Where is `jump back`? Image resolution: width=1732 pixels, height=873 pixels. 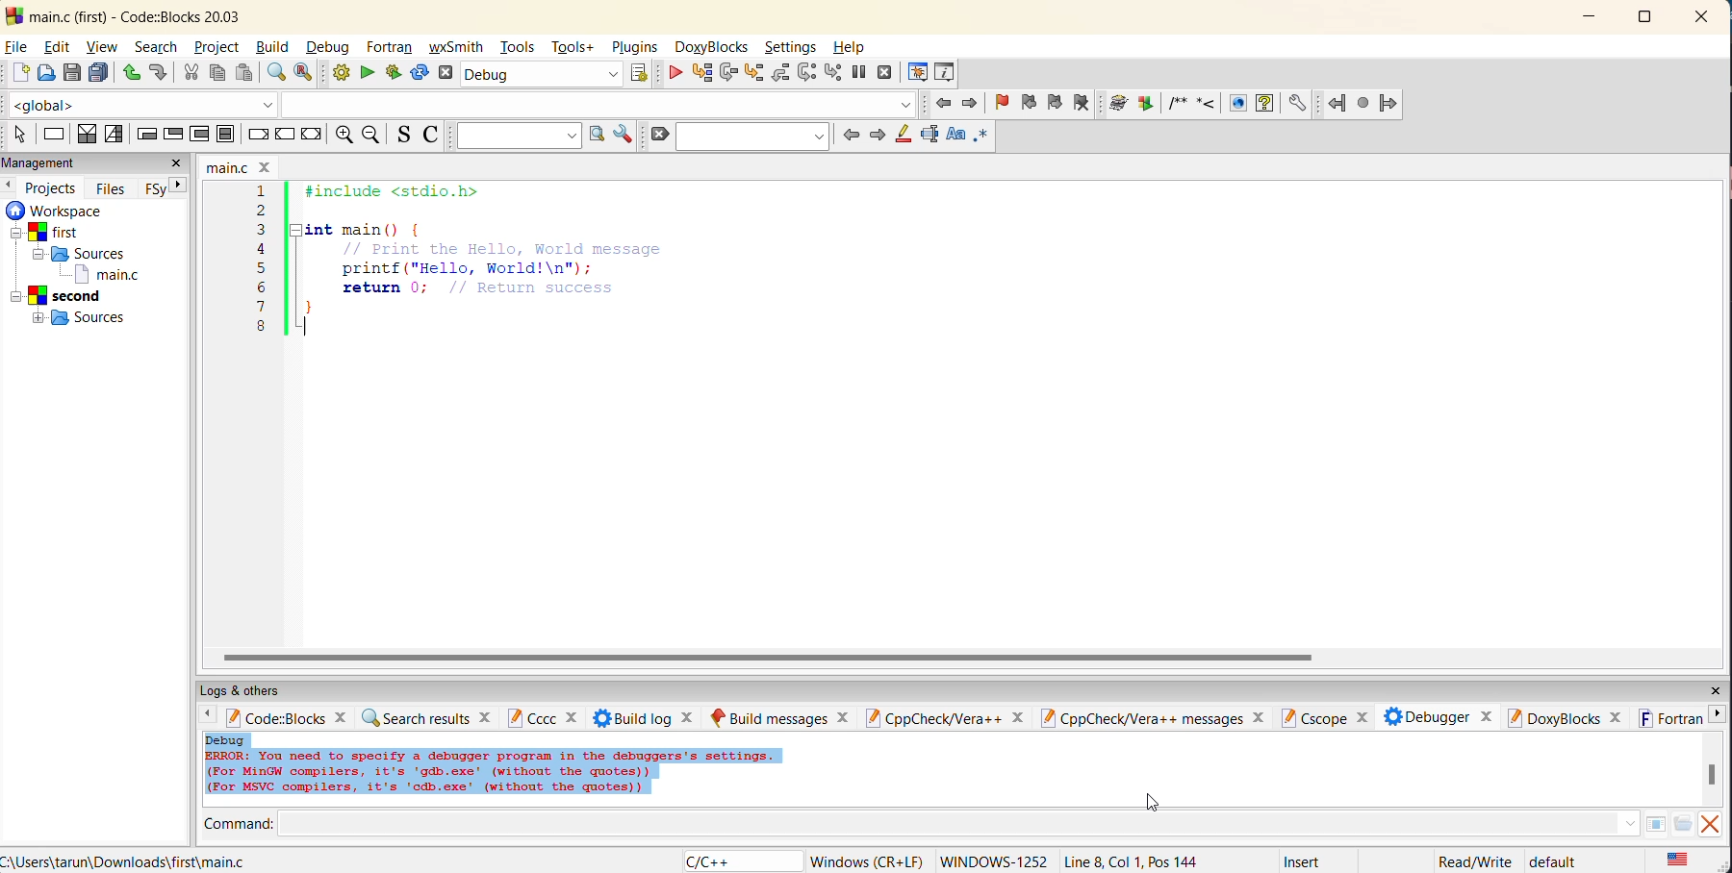 jump back is located at coordinates (940, 105).